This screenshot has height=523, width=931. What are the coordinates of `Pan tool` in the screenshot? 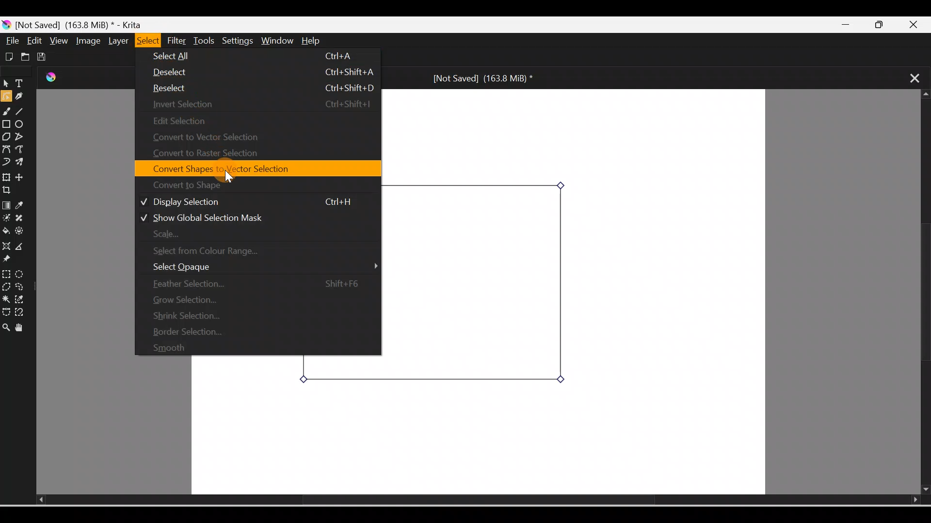 It's located at (21, 326).